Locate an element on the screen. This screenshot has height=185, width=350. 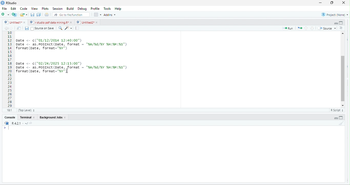
© | r studio pdf data mining.R* is located at coordinates (49, 23).